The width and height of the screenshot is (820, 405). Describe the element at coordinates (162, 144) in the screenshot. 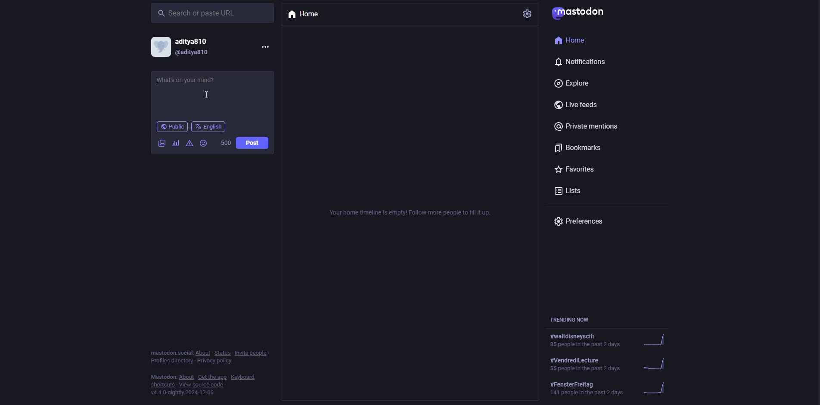

I see `image` at that location.